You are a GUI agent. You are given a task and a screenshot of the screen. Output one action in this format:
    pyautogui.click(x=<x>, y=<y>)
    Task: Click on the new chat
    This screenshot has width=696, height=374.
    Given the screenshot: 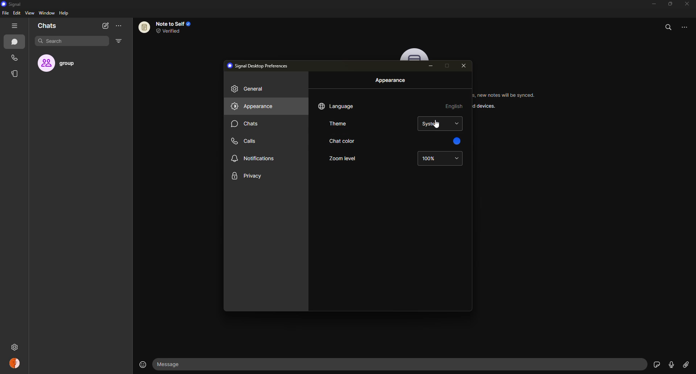 What is the action you would take?
    pyautogui.click(x=105, y=25)
    